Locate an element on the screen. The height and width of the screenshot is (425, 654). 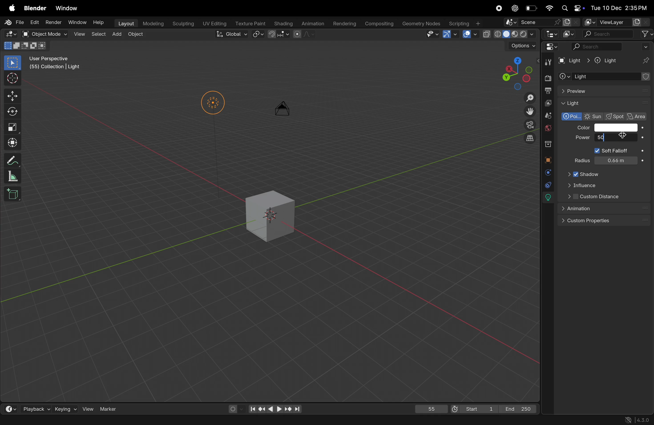
modelling is located at coordinates (153, 24).